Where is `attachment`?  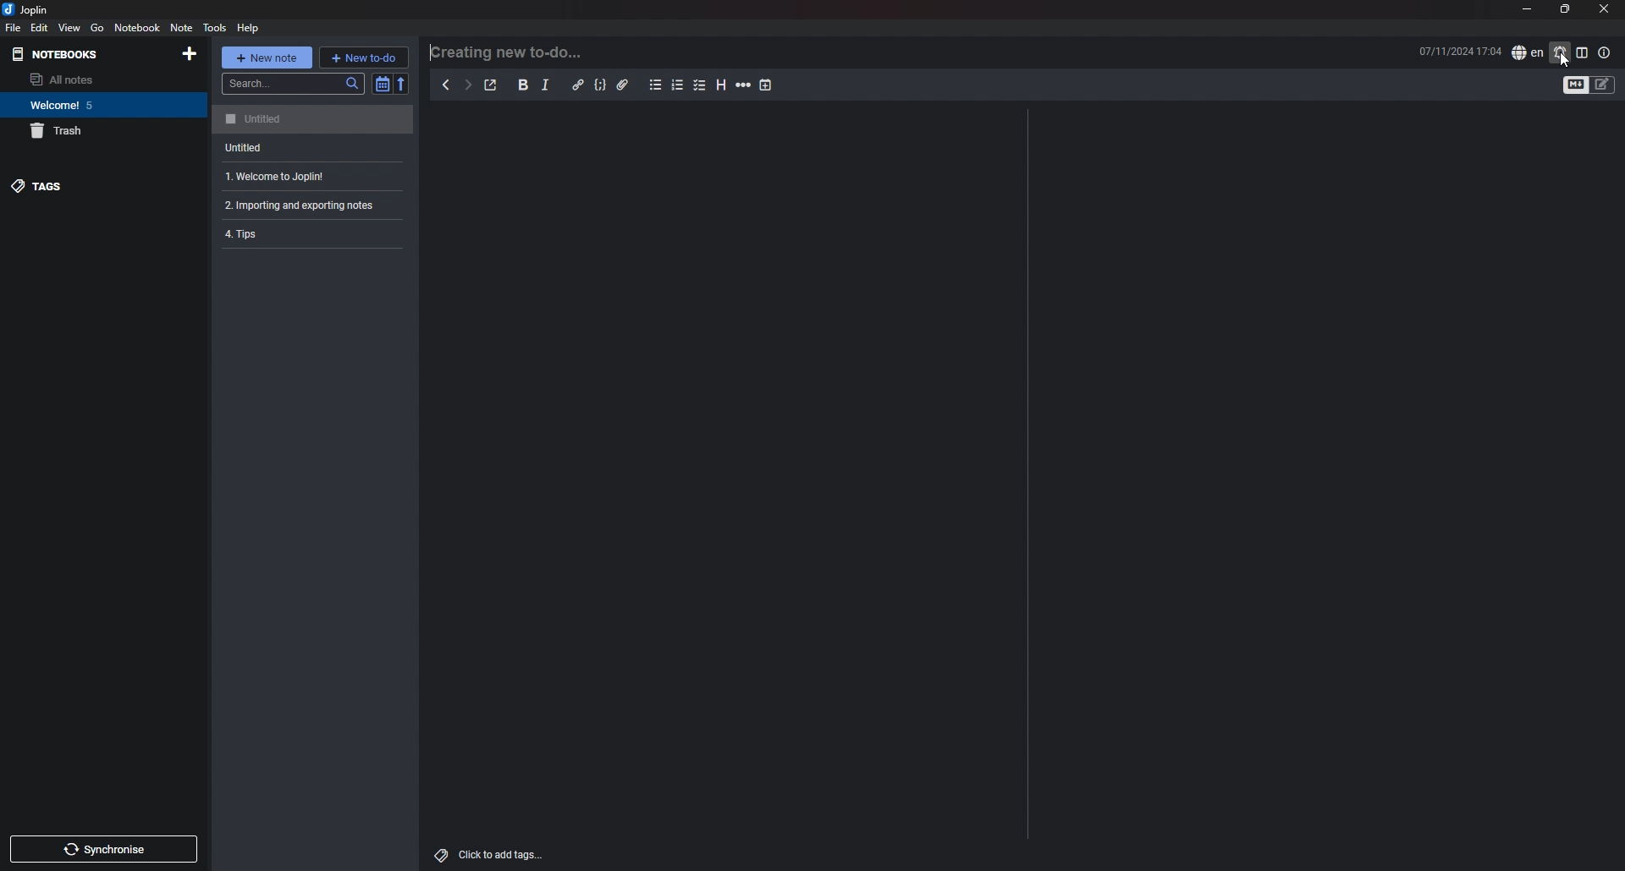
attachment is located at coordinates (624, 85).